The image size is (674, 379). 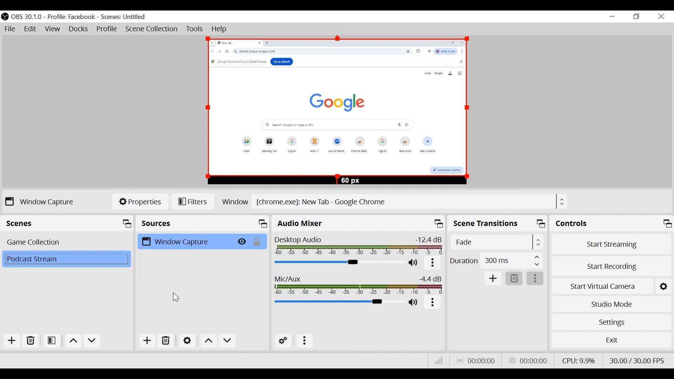 What do you see at coordinates (535, 278) in the screenshot?
I see `More options` at bounding box center [535, 278].